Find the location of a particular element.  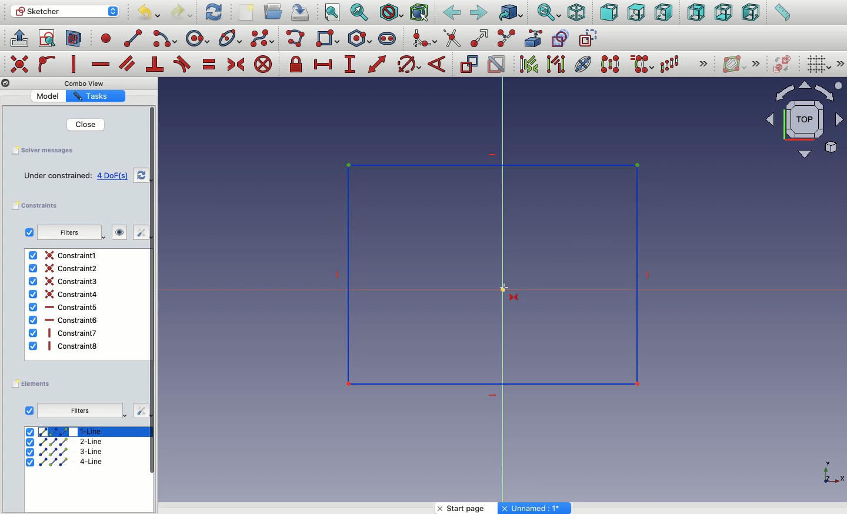

Under constrained: is located at coordinates (58, 176).